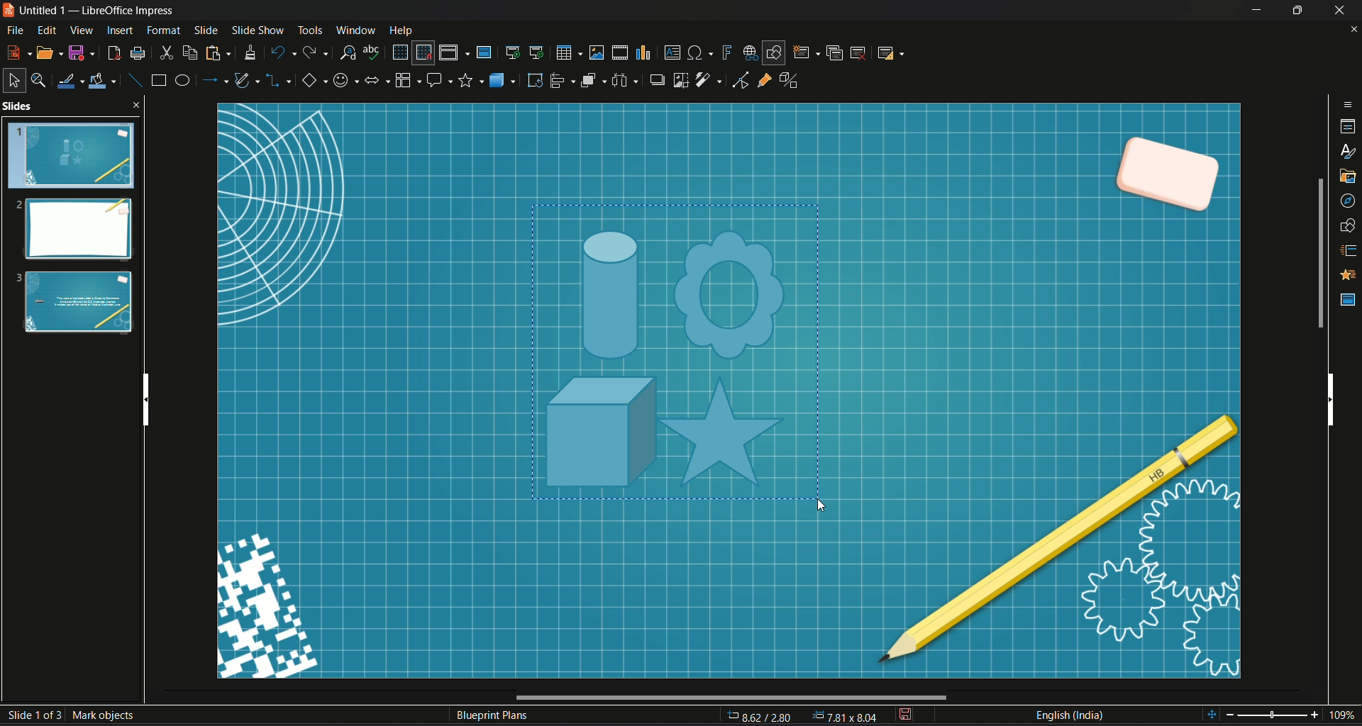 The height and width of the screenshot is (726, 1362). I want to click on basic shape, so click(313, 82).